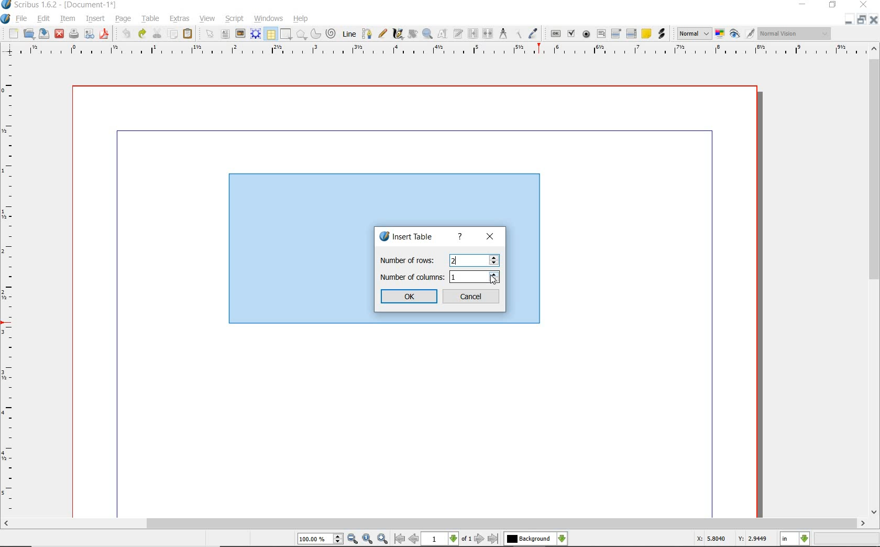 The image size is (880, 547). What do you see at coordinates (793, 34) in the screenshot?
I see `visual appearance of the display` at bounding box center [793, 34].